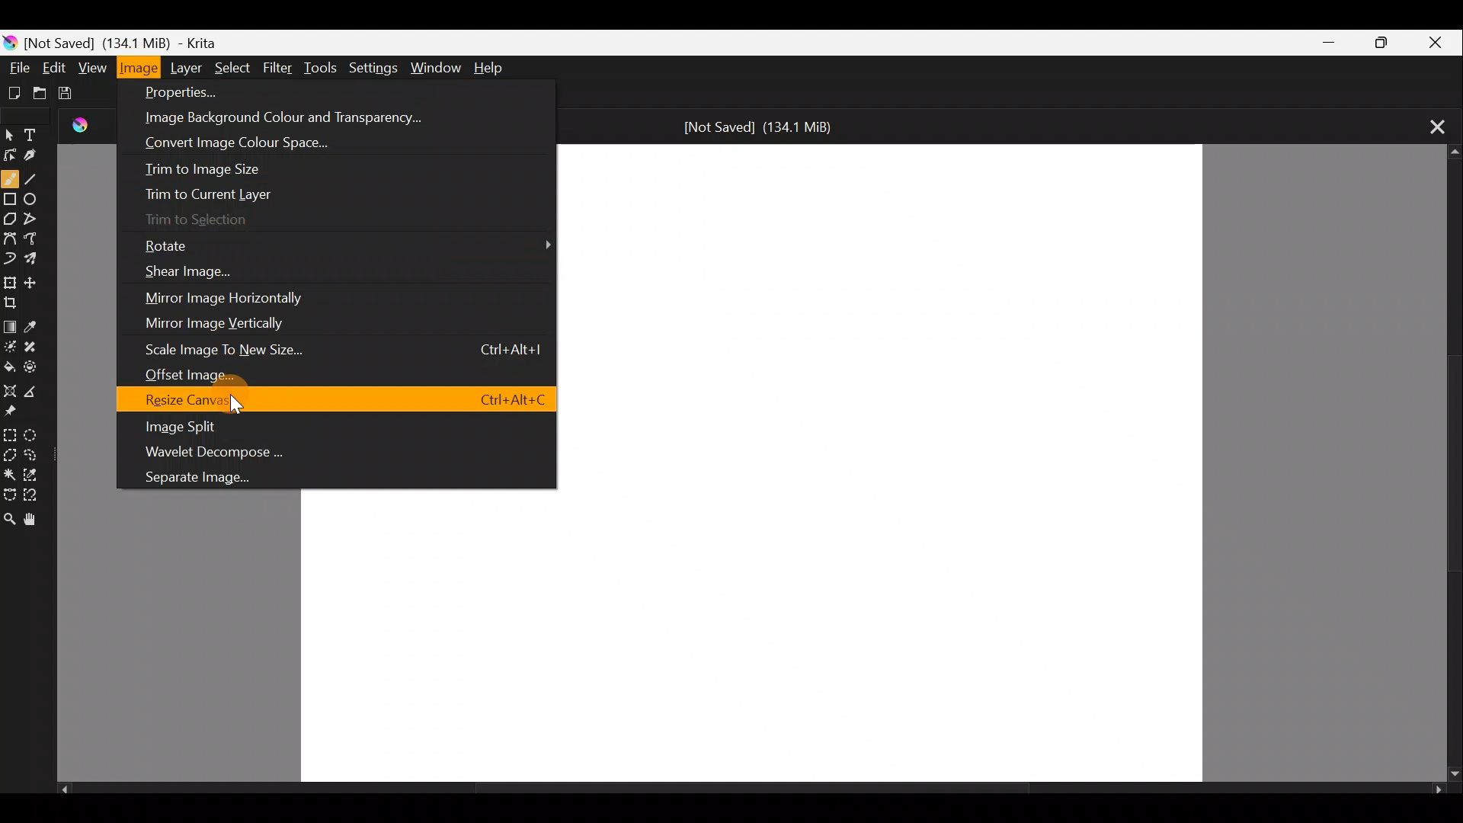 The image size is (1463, 823). I want to click on Image, so click(140, 68).